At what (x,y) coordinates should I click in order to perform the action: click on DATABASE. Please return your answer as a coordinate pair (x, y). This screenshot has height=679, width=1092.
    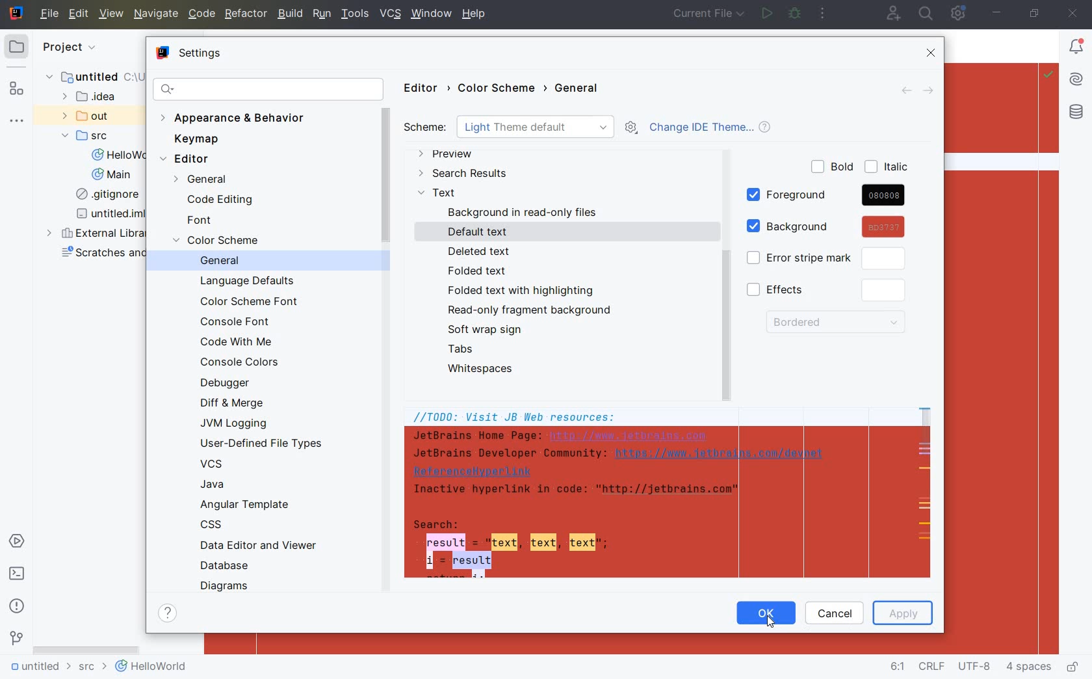
    Looking at the image, I should click on (229, 566).